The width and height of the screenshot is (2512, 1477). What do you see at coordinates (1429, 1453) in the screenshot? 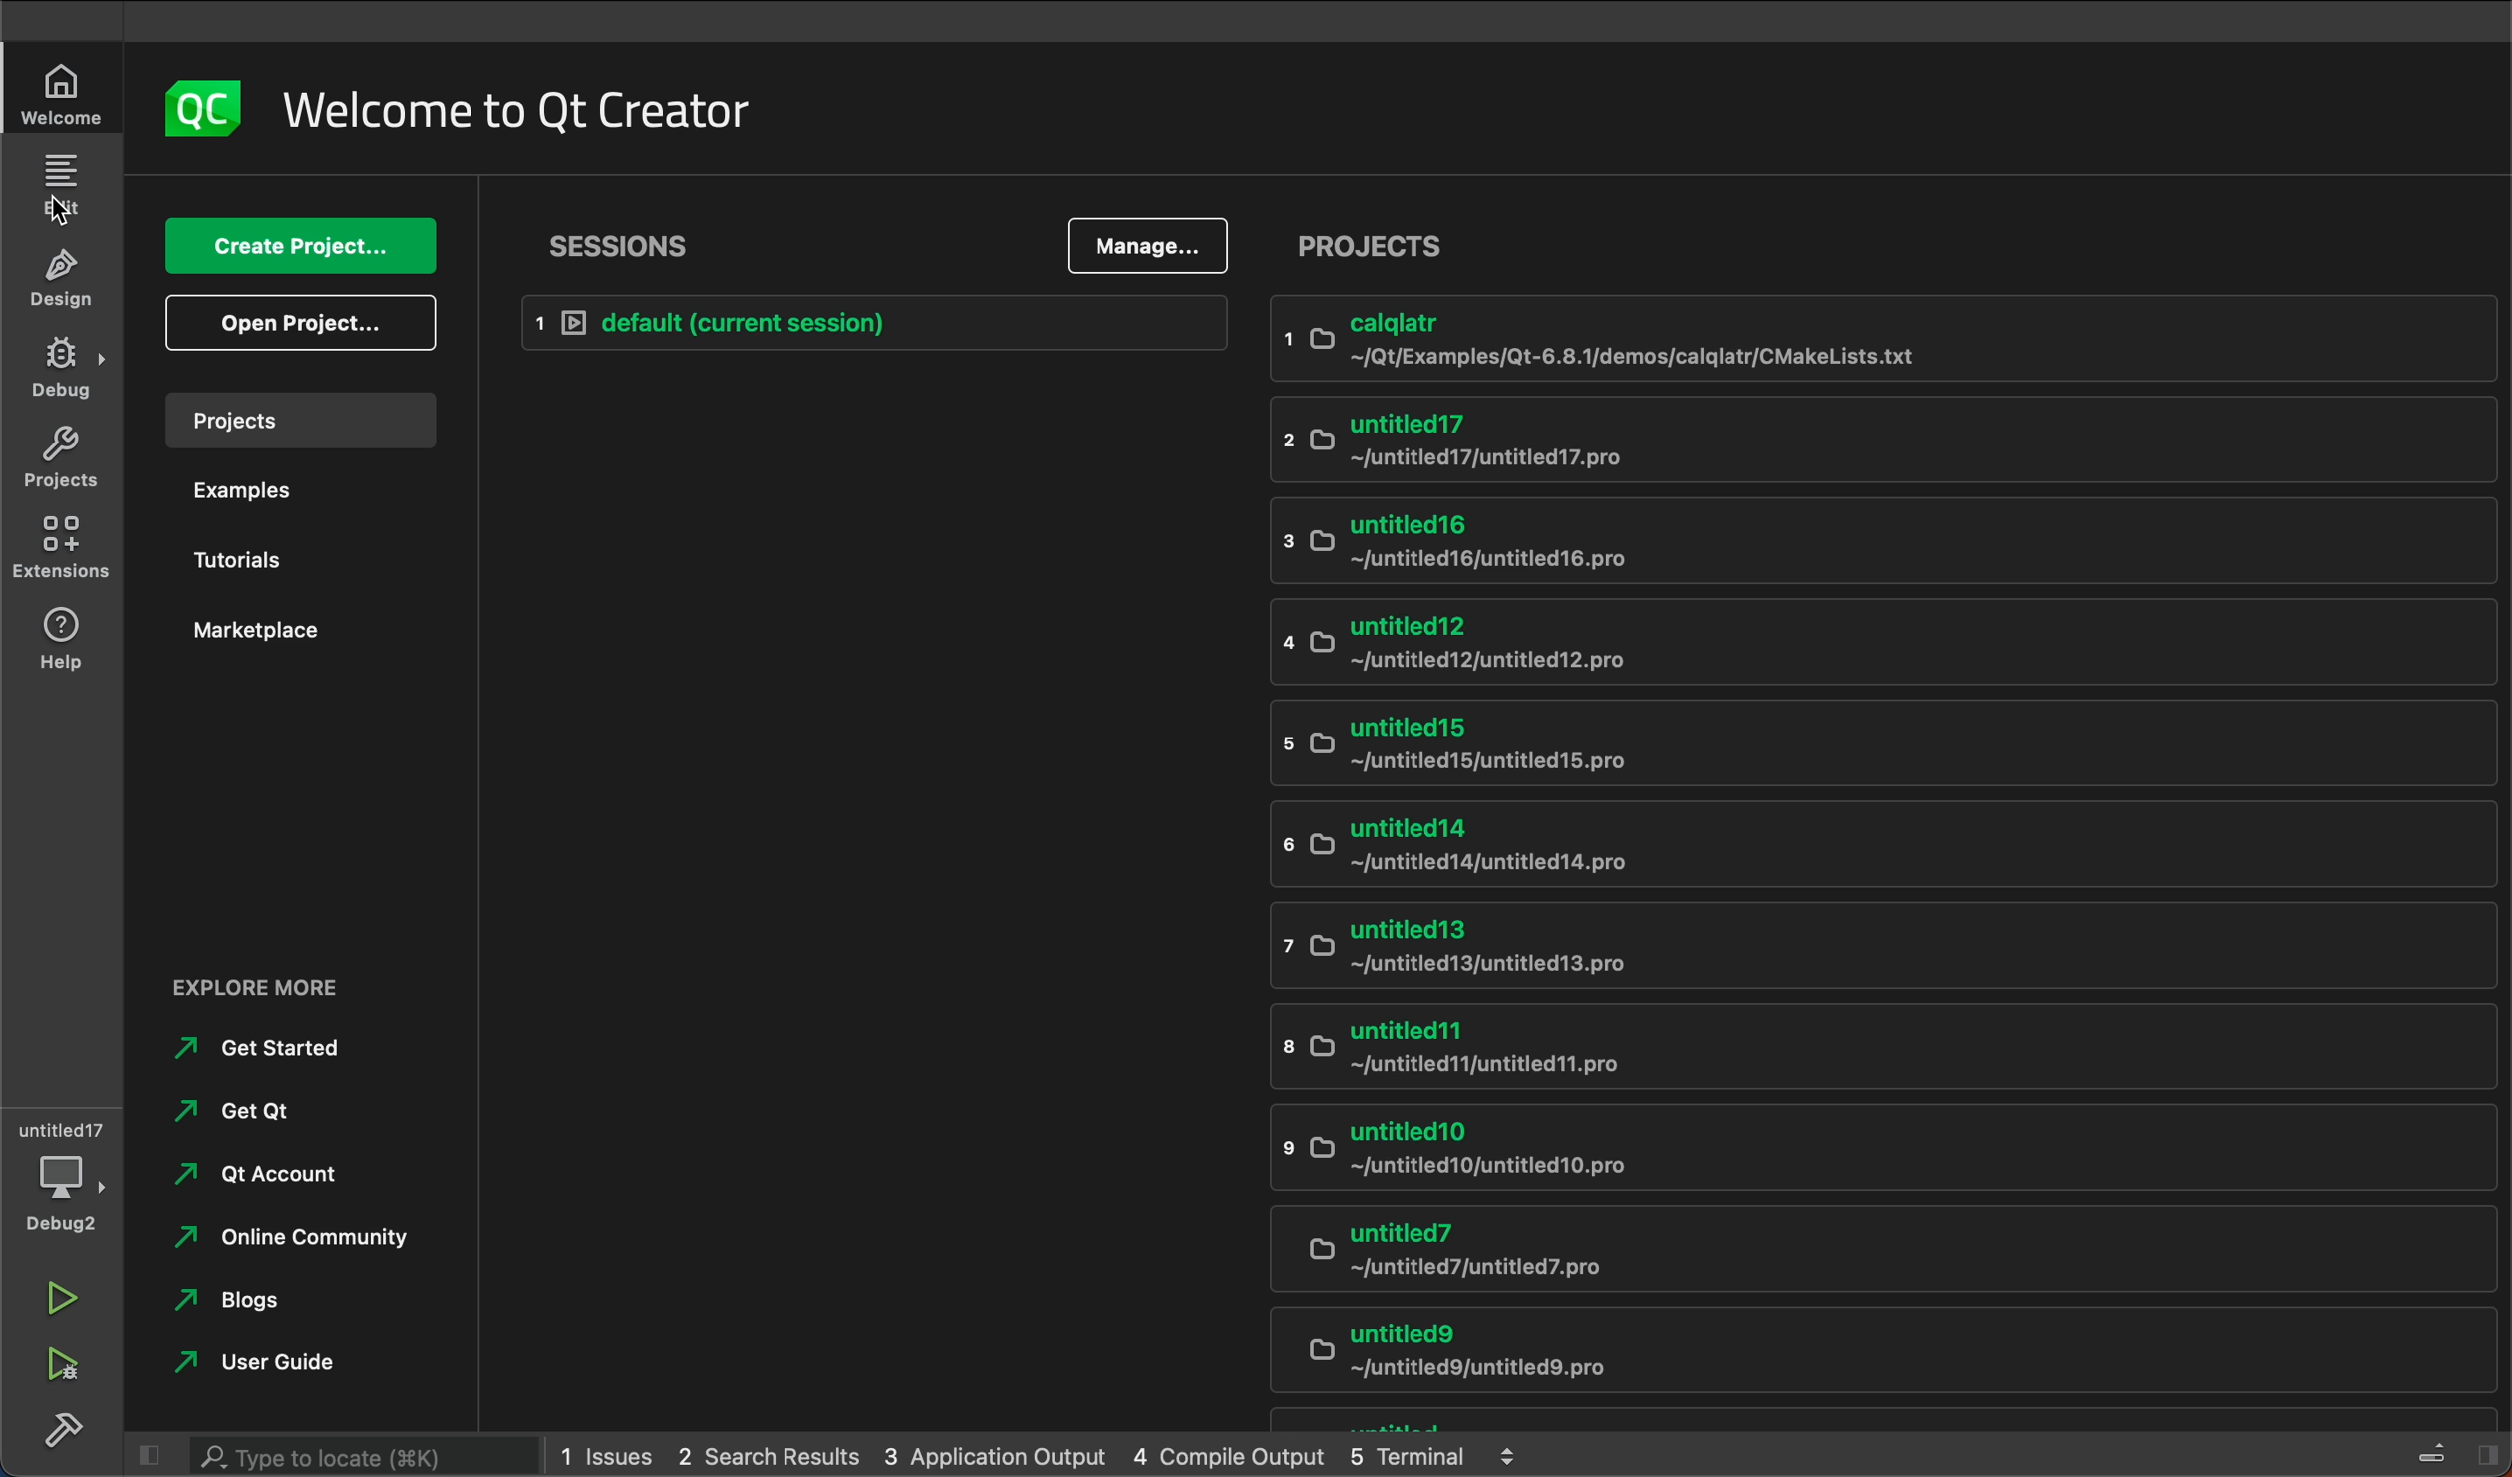
I see `terminal` at bounding box center [1429, 1453].